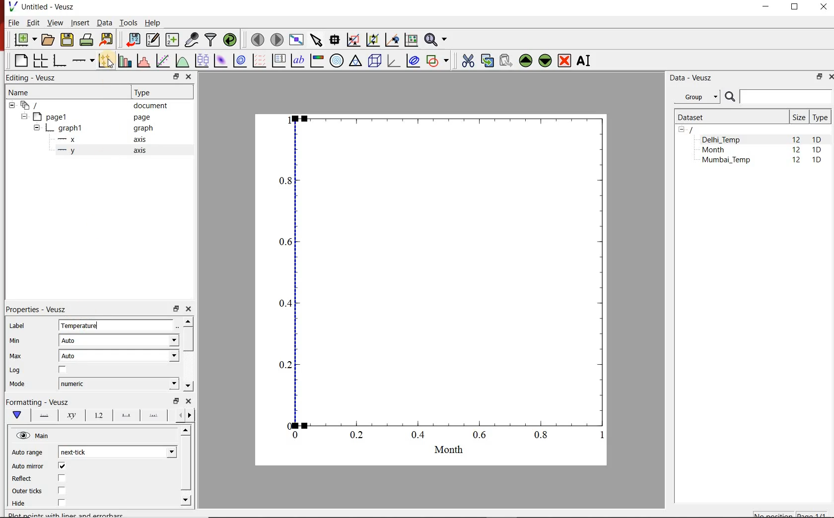 The image size is (834, 518). Describe the element at coordinates (335, 40) in the screenshot. I see `read data points on the graph` at that location.